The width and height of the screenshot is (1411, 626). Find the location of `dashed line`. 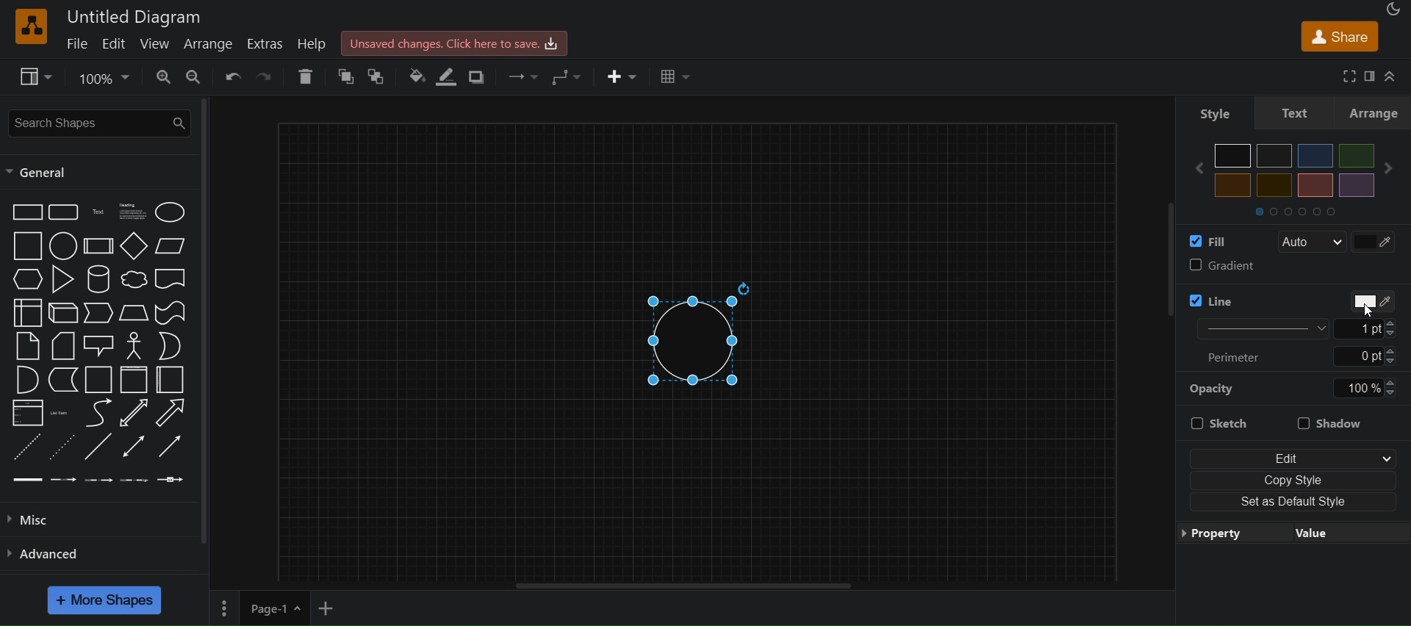

dashed line is located at coordinates (24, 446).